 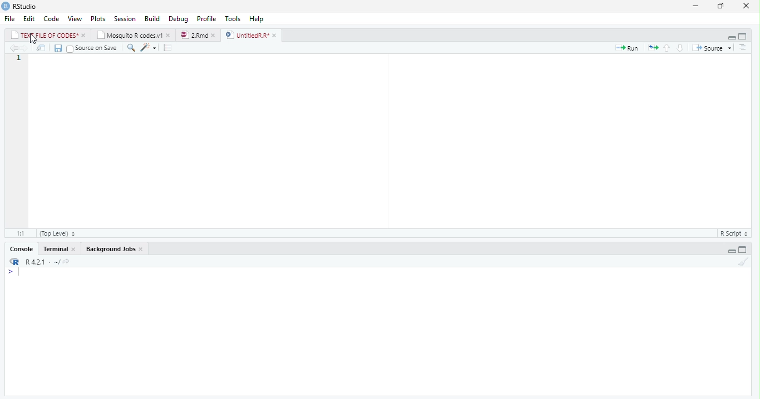 What do you see at coordinates (20, 6) in the screenshot?
I see `RStudio` at bounding box center [20, 6].